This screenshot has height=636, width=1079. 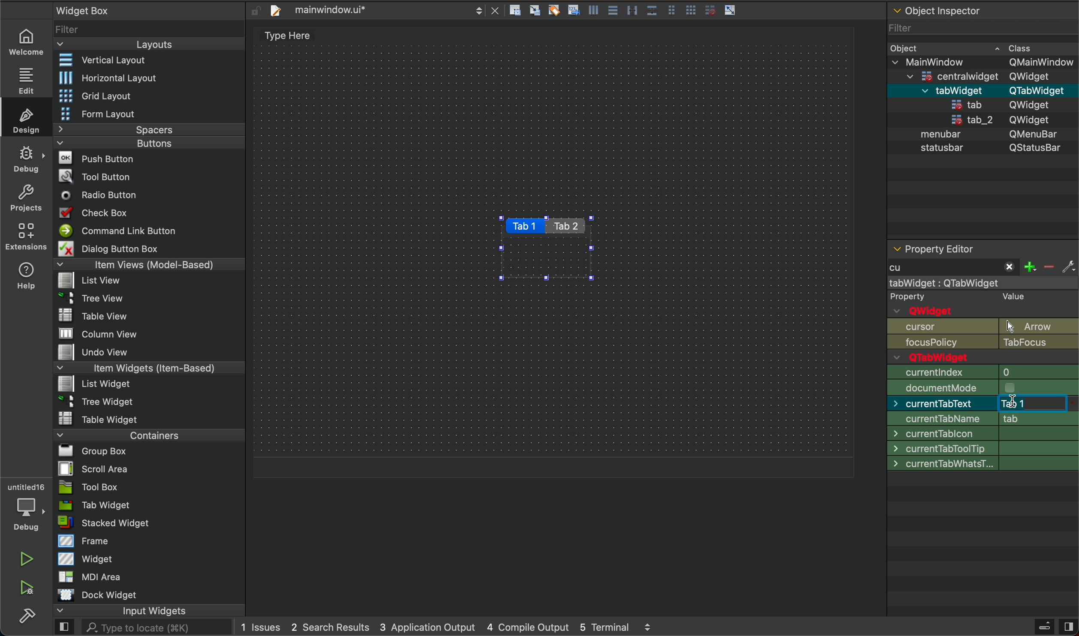 I want to click on mainwindow, so click(x=985, y=282).